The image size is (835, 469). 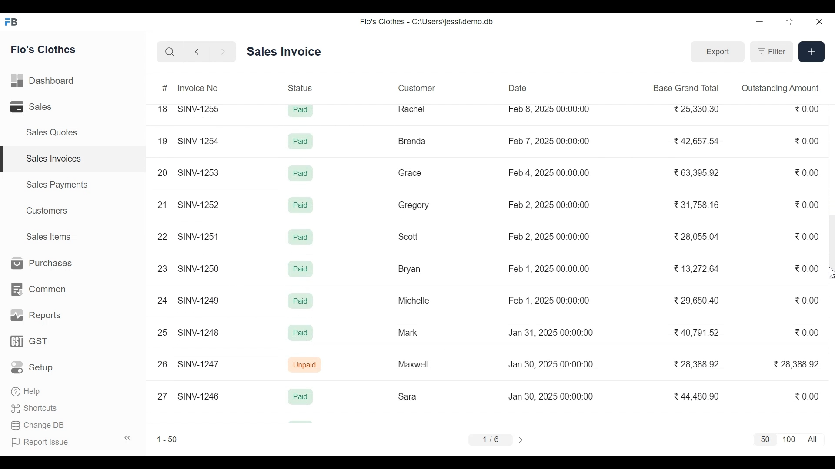 I want to click on 26, so click(x=163, y=364).